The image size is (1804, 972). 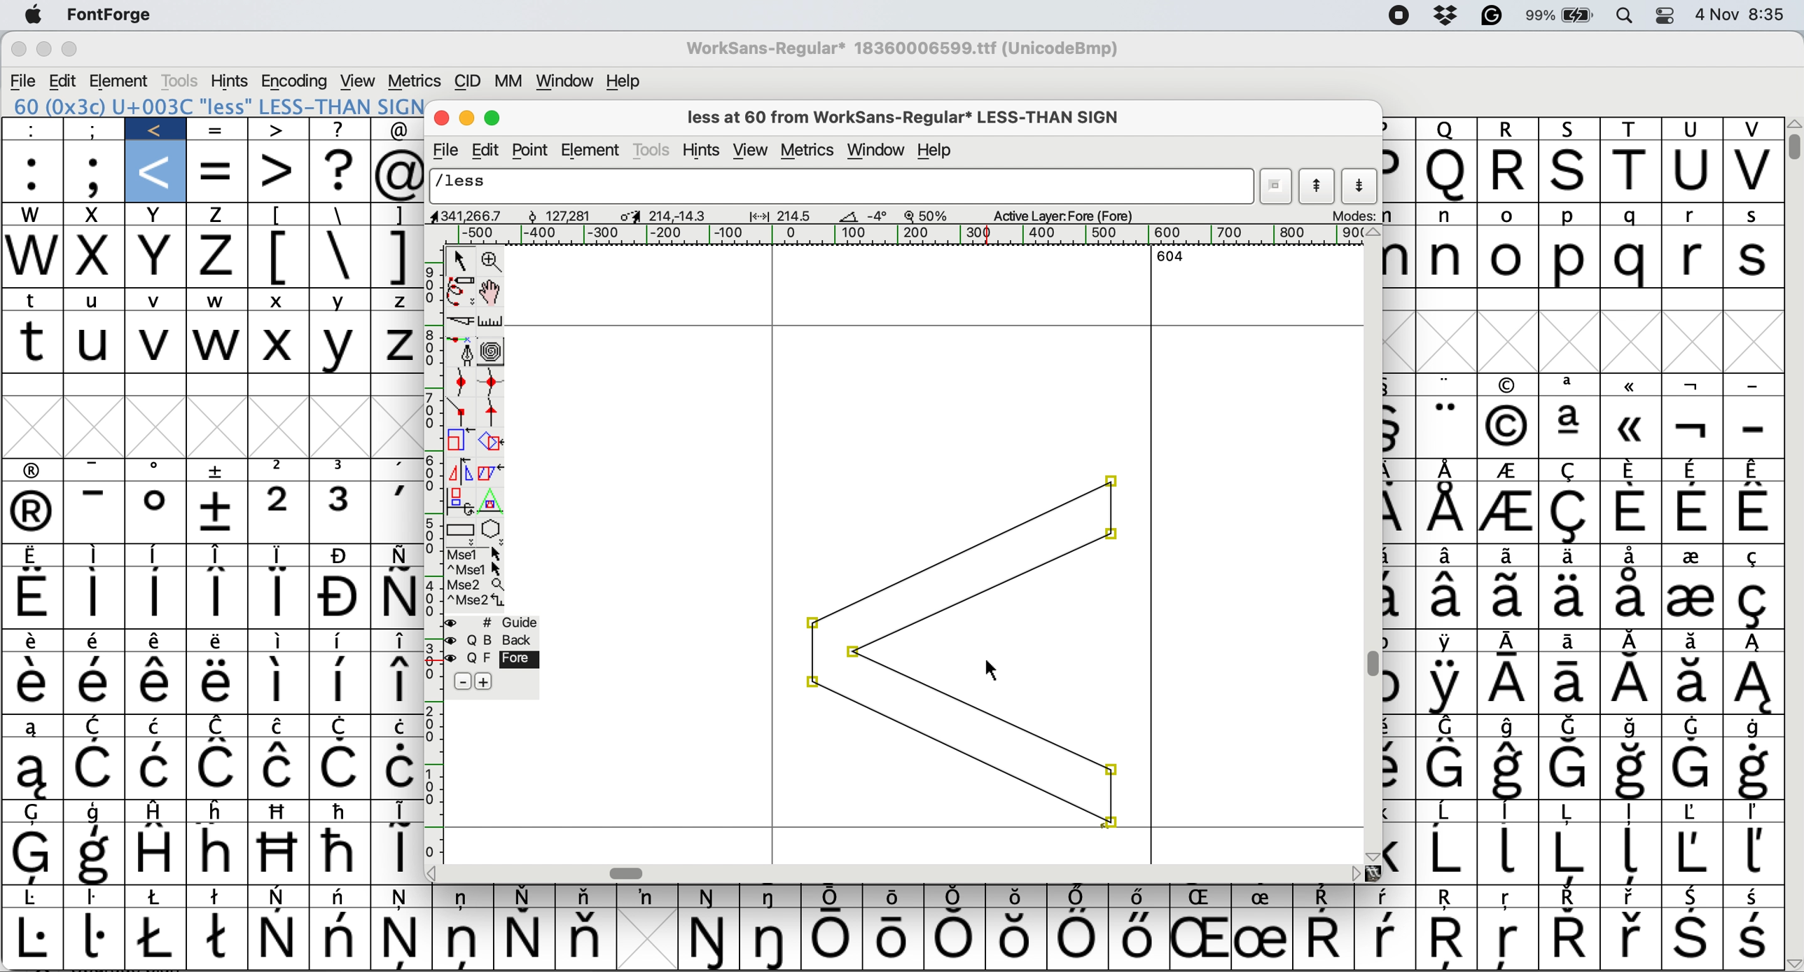 I want to click on Z, so click(x=396, y=300).